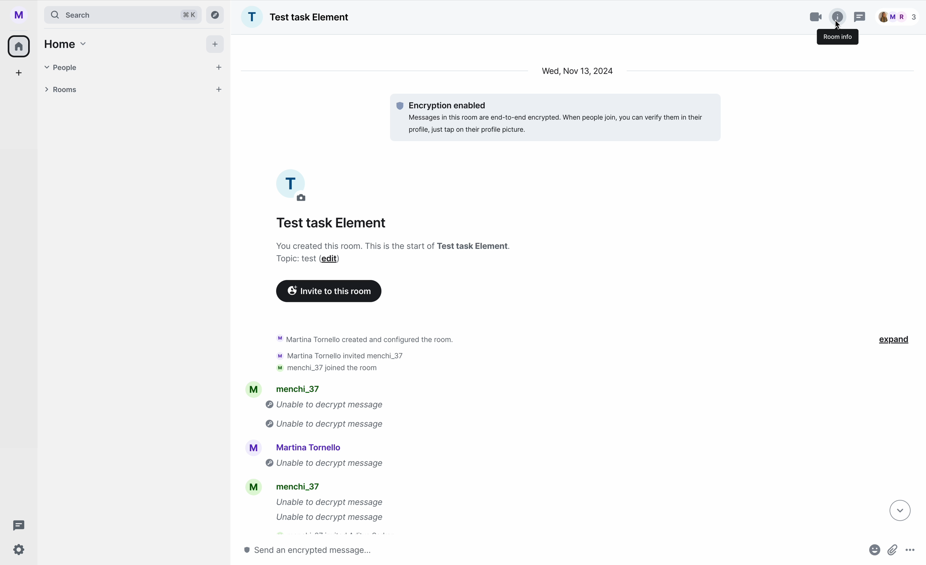  Describe the element at coordinates (215, 15) in the screenshot. I see `explore` at that location.